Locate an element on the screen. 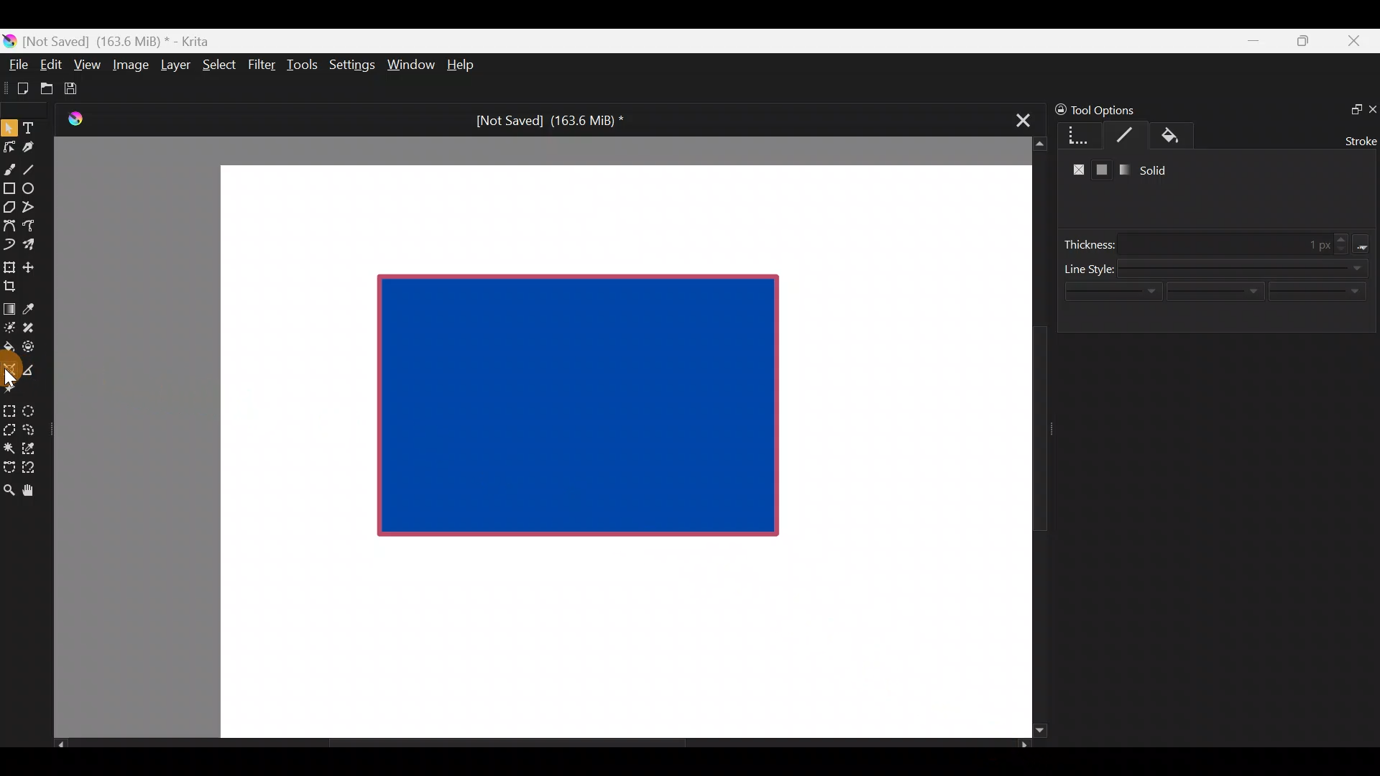 The height and width of the screenshot is (776, 1380). Scroll bar is located at coordinates (1029, 438).